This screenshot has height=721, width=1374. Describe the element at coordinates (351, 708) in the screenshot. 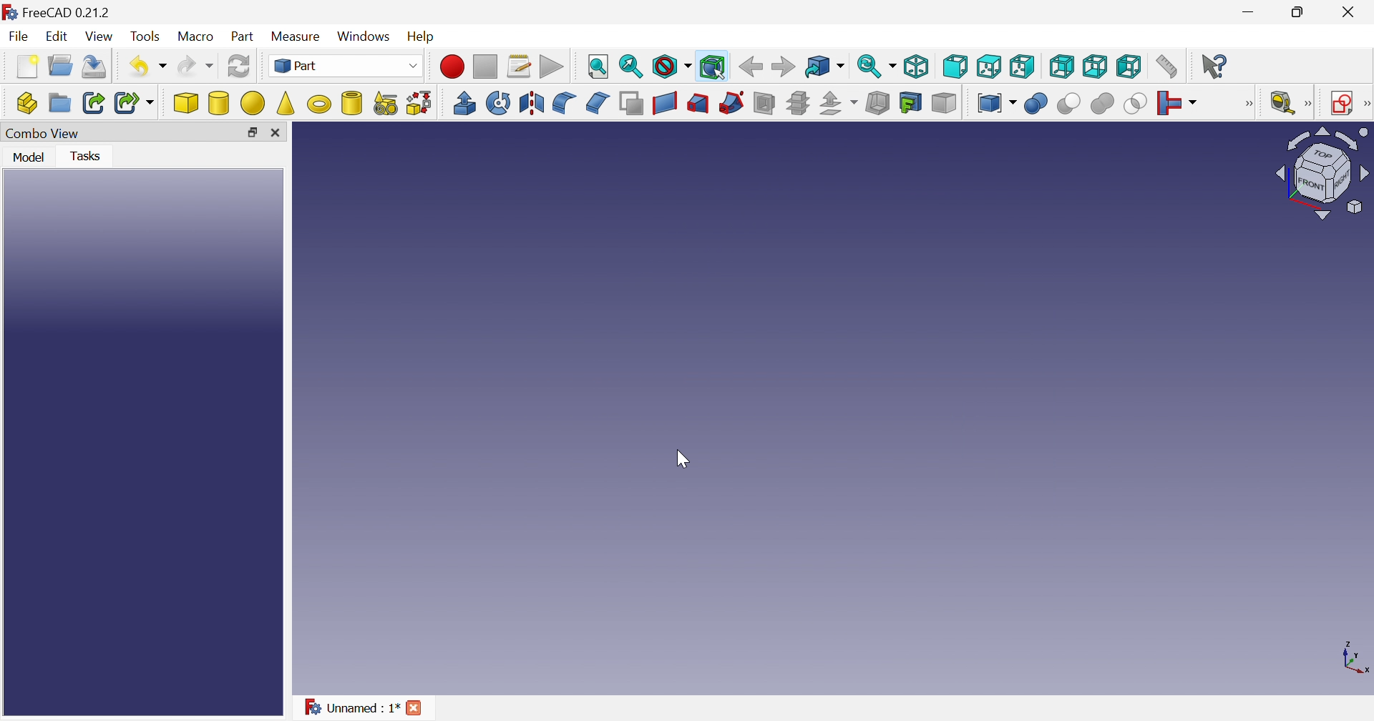

I see `Unnamed : 1*` at that location.